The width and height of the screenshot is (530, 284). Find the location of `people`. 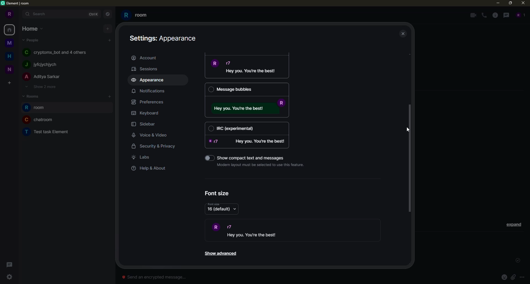

people is located at coordinates (57, 52).